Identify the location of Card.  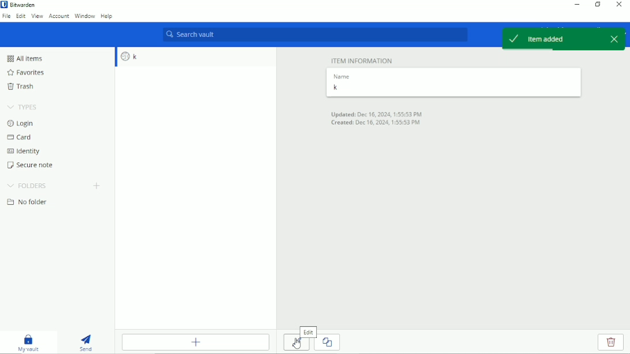
(20, 137).